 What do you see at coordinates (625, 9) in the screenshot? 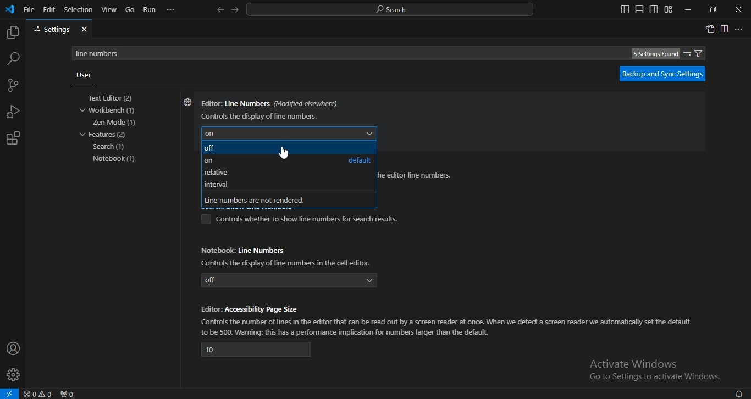
I see `toggle primary sidebar` at bounding box center [625, 9].